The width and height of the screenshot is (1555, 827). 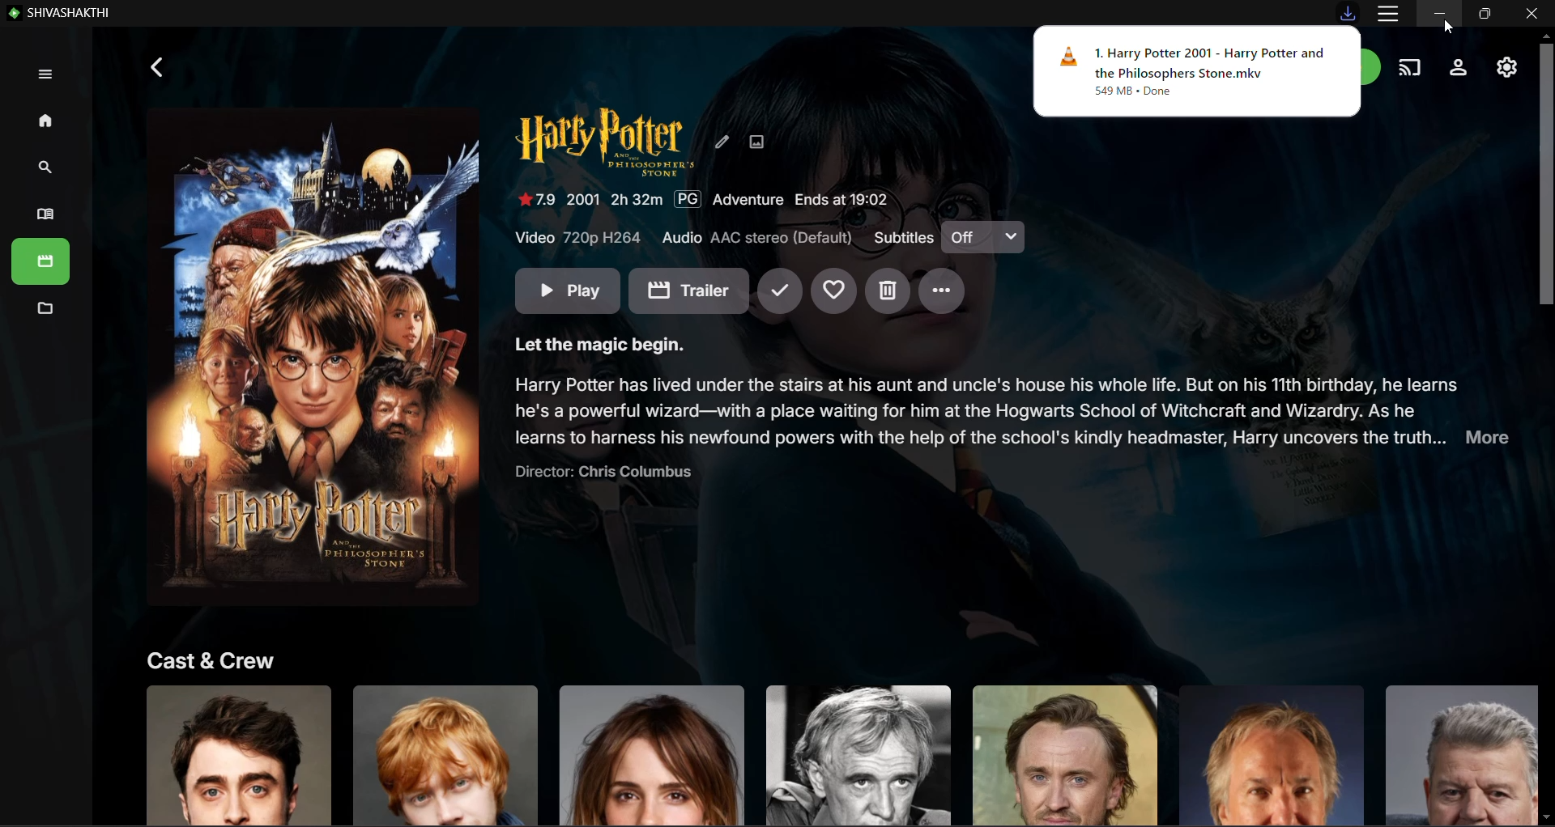 I want to click on Get Emby Premier, so click(x=1374, y=66).